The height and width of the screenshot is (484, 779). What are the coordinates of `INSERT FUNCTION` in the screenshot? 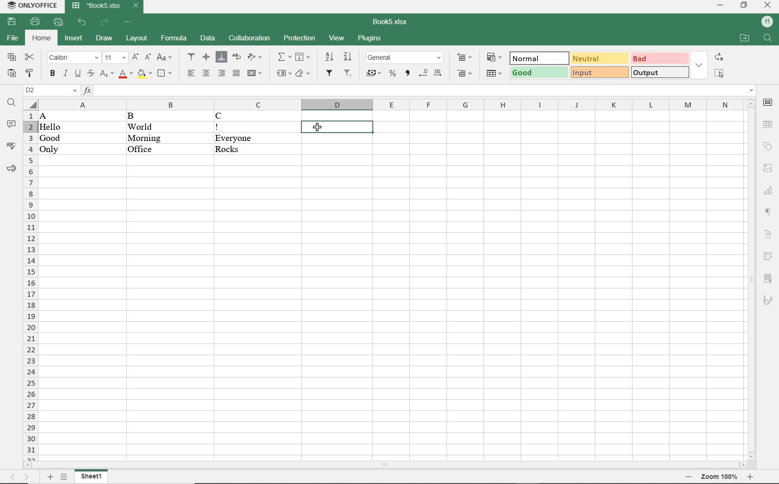 It's located at (283, 58).